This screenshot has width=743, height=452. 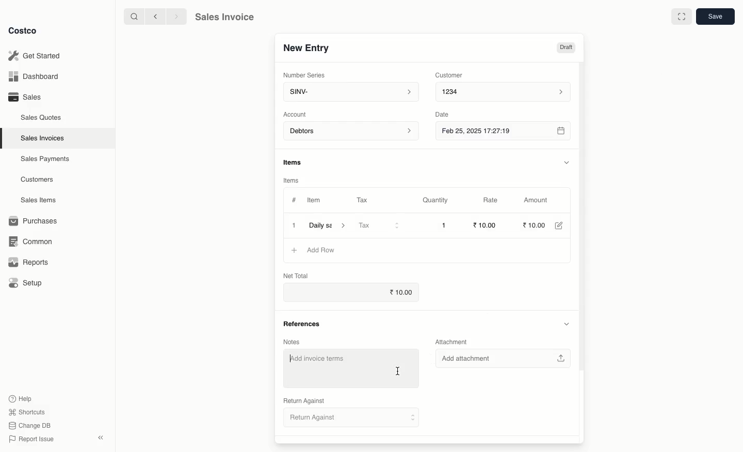 I want to click on Net Total, so click(x=294, y=276).